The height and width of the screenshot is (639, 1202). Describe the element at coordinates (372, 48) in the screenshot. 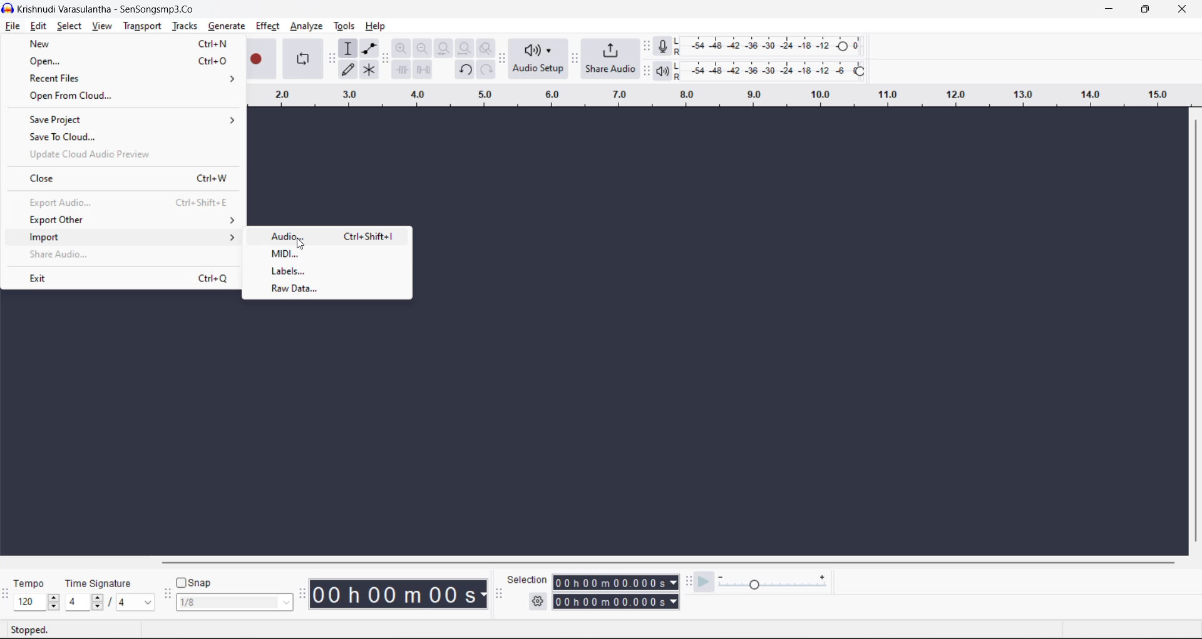

I see `envelope tool` at that location.